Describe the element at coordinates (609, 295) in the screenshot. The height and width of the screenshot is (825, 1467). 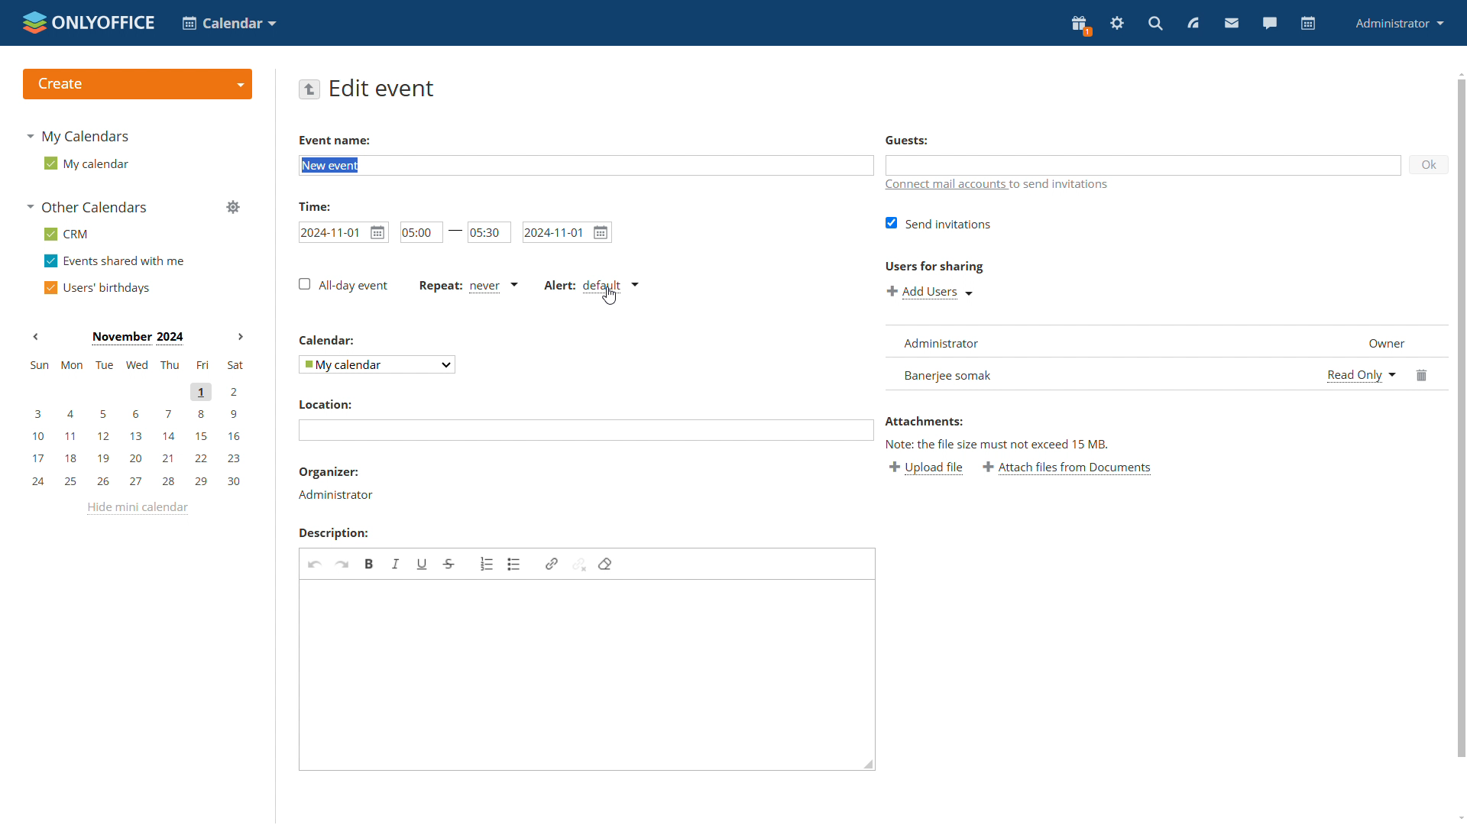
I see `Cursor` at that location.